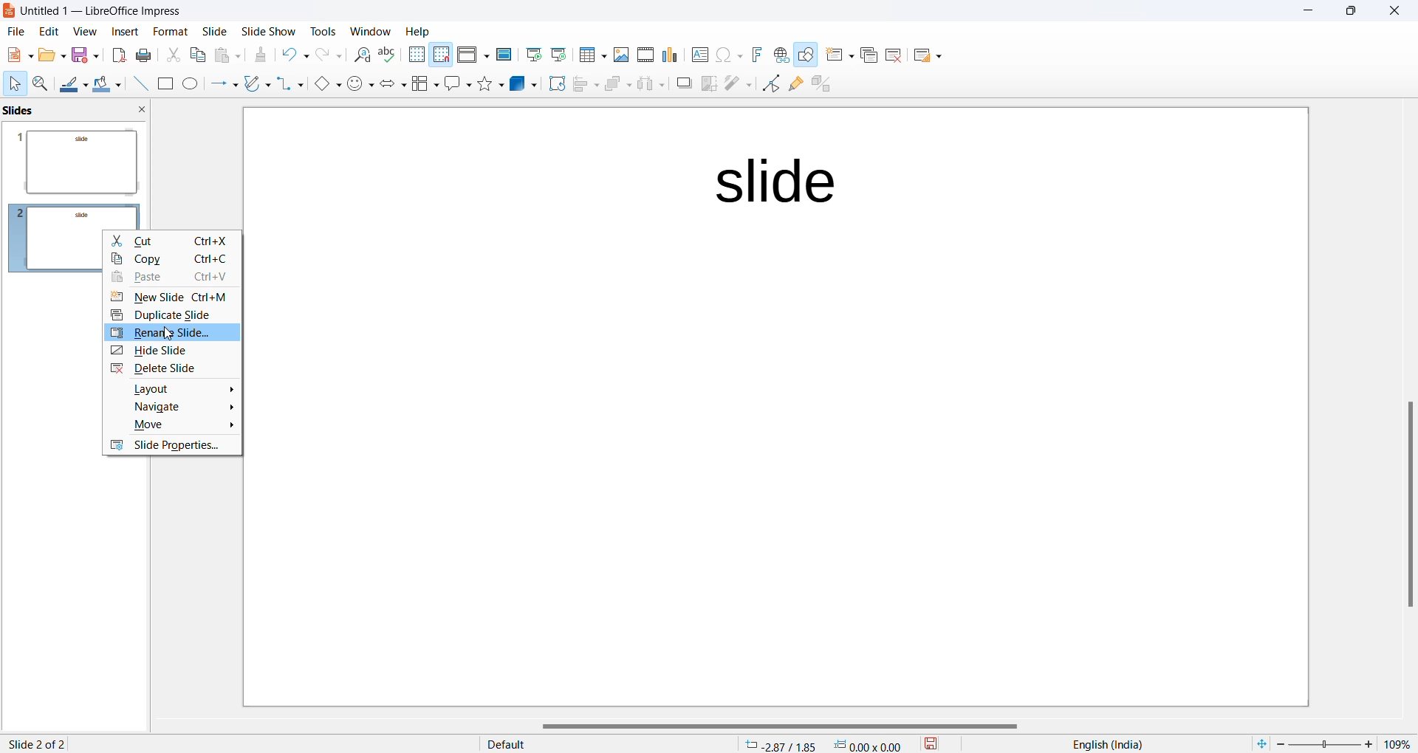  I want to click on filter, so click(737, 84).